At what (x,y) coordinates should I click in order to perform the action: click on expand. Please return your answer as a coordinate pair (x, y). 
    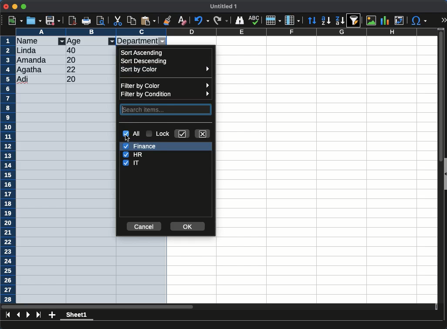
    Looking at the image, I should click on (444, 21).